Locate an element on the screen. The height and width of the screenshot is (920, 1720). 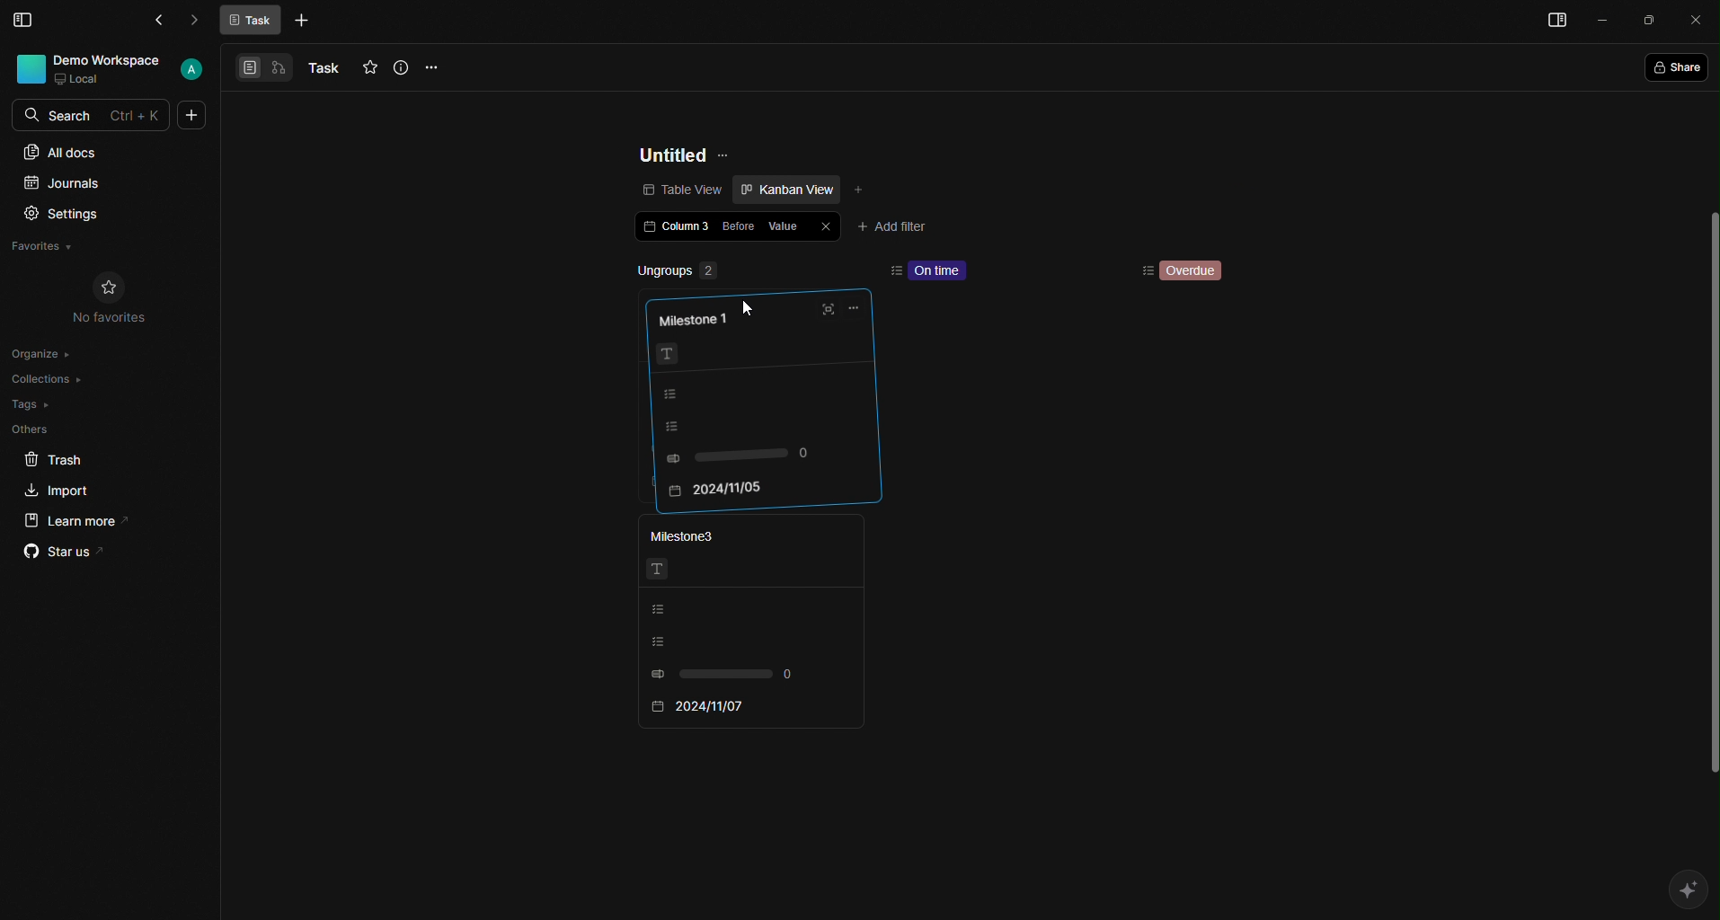
Table view is located at coordinates (659, 190).